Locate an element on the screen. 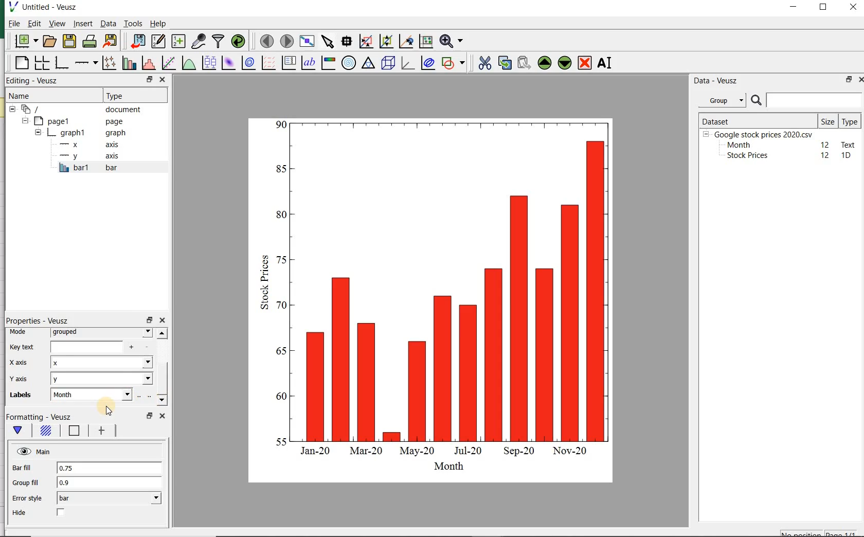 The height and width of the screenshot is (537, 864). click to reset graph axes is located at coordinates (425, 42).